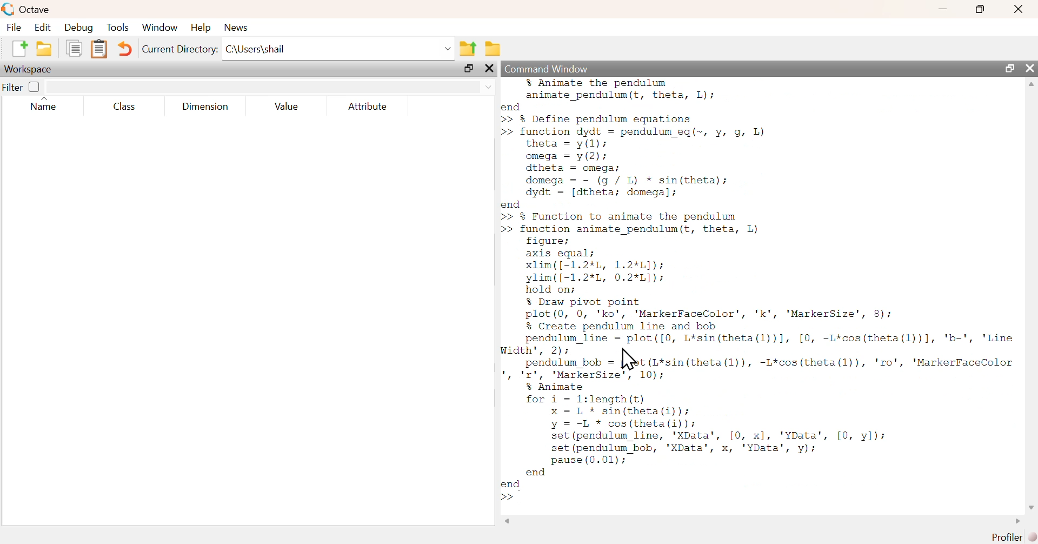 This screenshot has width=1038, height=544. Describe the element at coordinates (494, 49) in the screenshot. I see `Browse directories` at that location.